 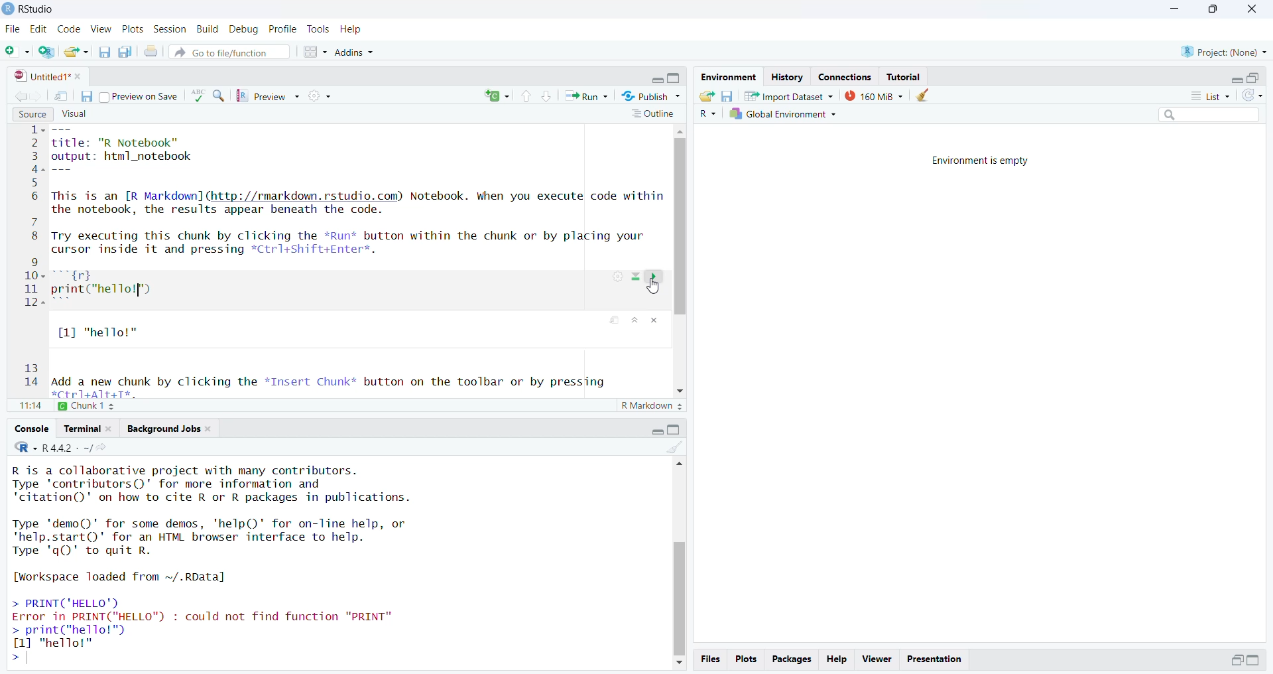 What do you see at coordinates (48, 76) in the screenshot?
I see `untitled1` at bounding box center [48, 76].